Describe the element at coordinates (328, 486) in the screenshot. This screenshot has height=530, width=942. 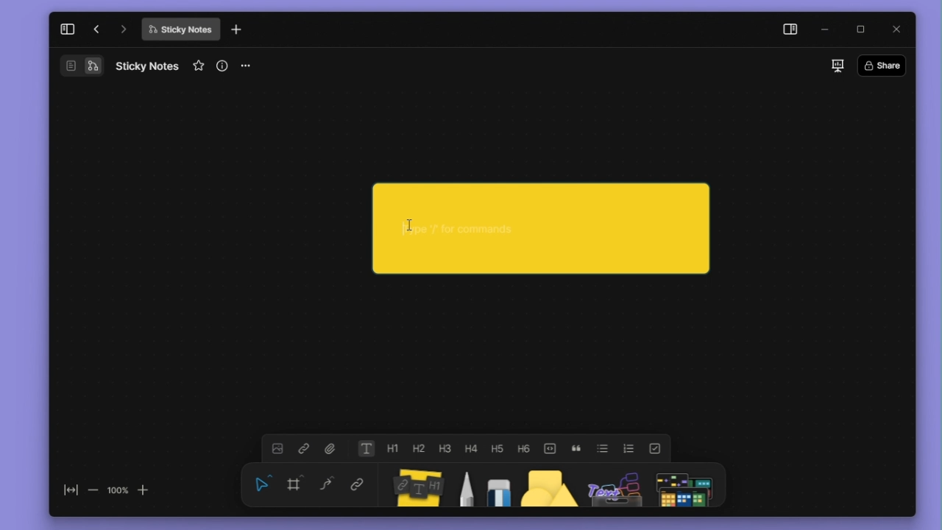
I see `curve` at that location.